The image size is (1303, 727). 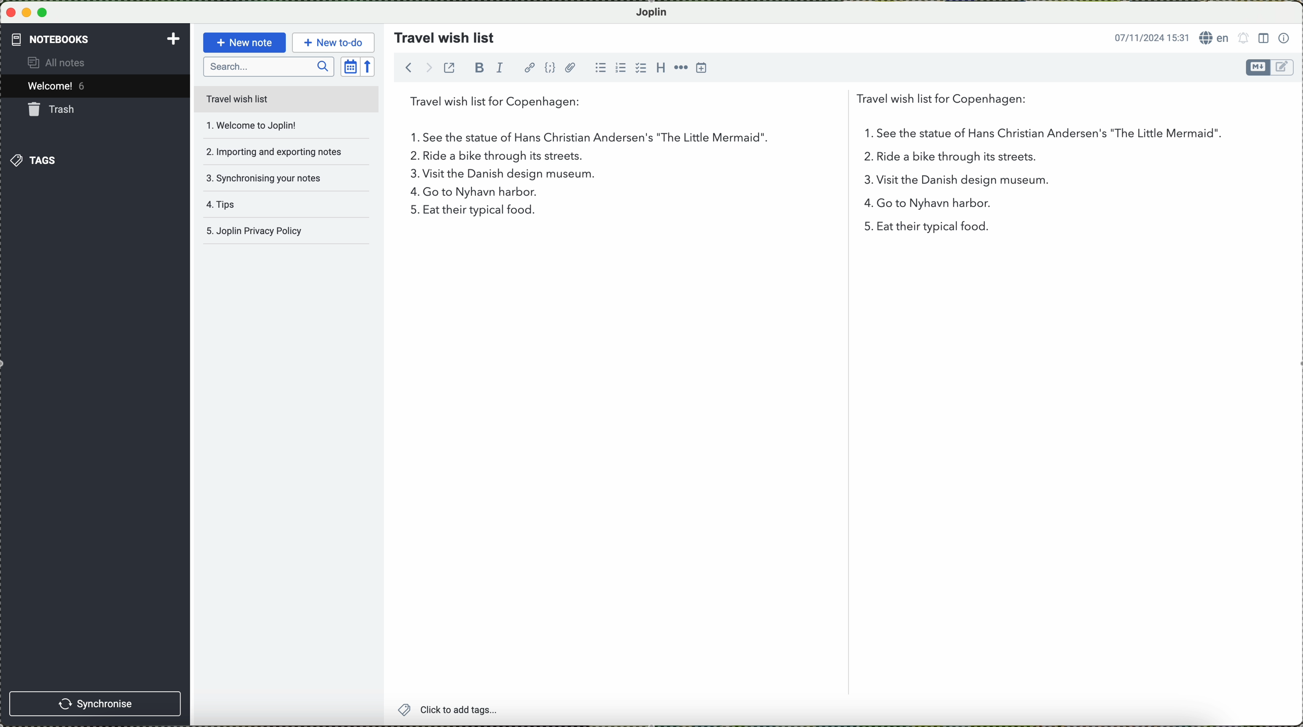 I want to click on 2., so click(x=410, y=159).